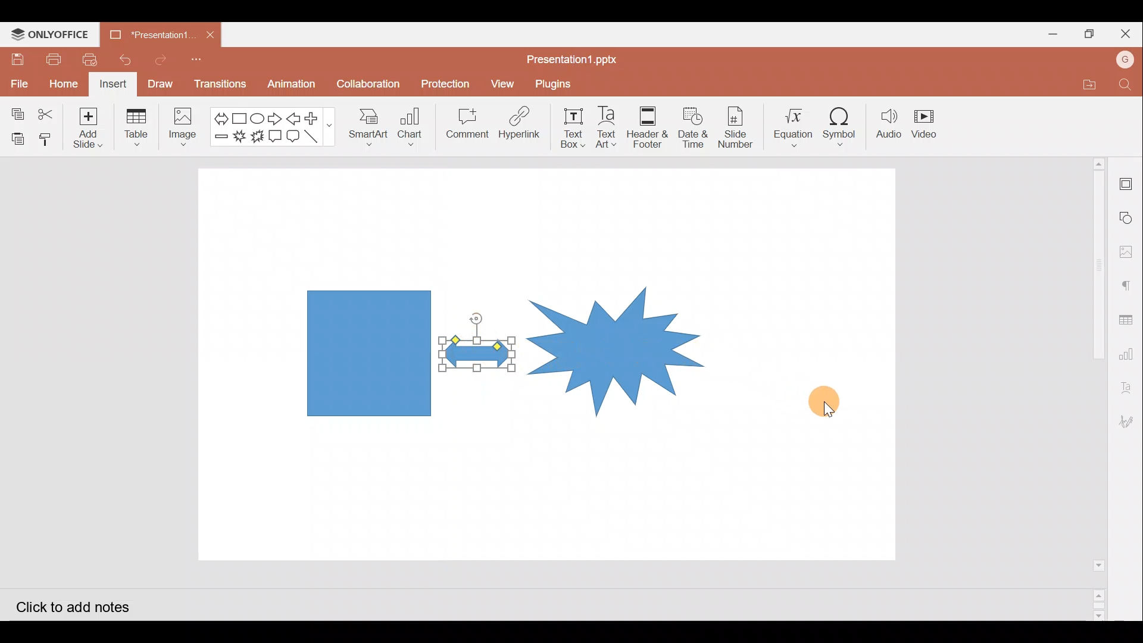 The width and height of the screenshot is (1143, 643). Describe the element at coordinates (485, 359) in the screenshot. I see `Left right arrow` at that location.